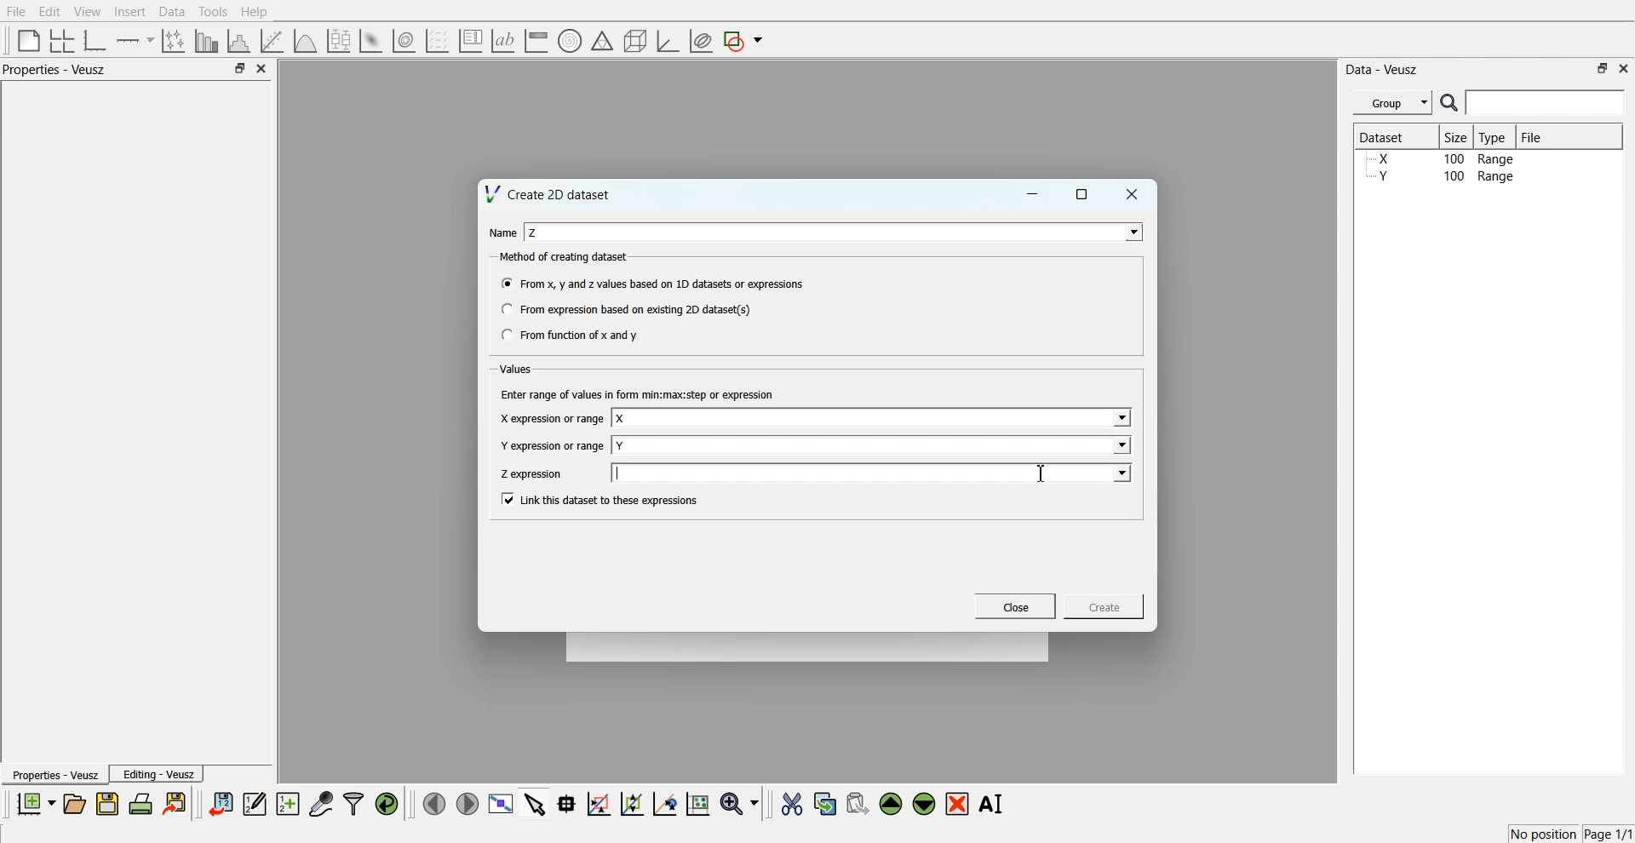 This screenshot has width=1635, height=843. What do you see at coordinates (1130, 232) in the screenshot?
I see `Drop down` at bounding box center [1130, 232].